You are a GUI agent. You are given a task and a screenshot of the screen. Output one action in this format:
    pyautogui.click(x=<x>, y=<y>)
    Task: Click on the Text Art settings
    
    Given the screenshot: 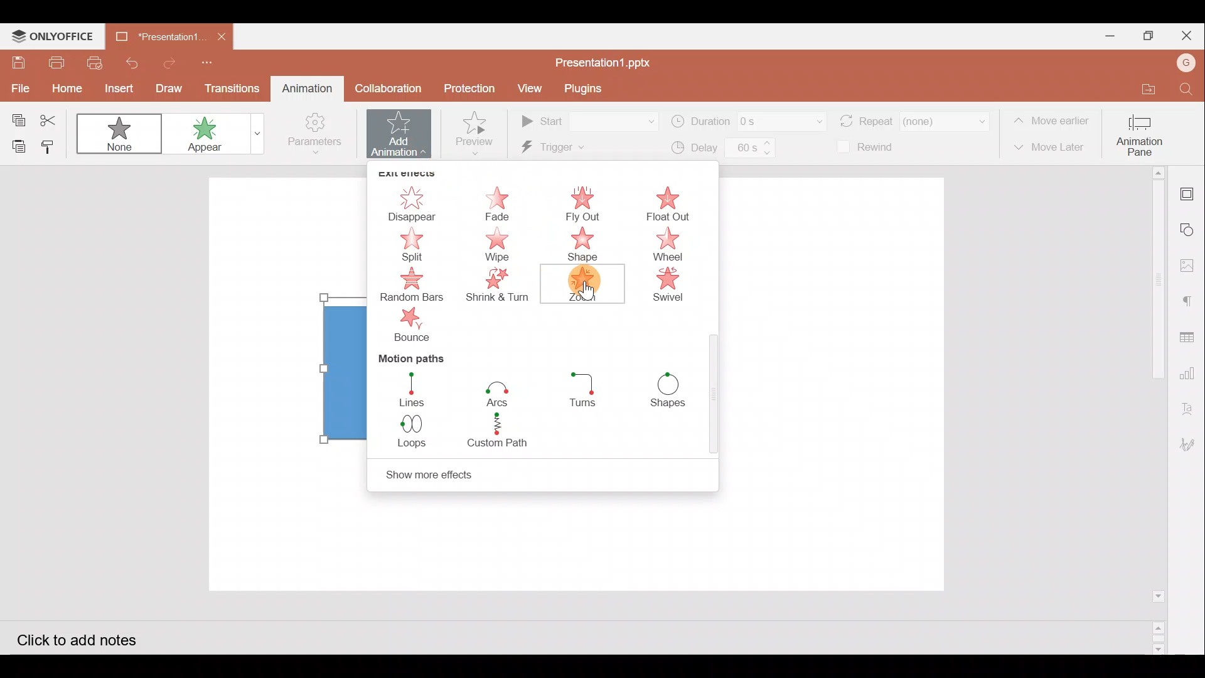 What is the action you would take?
    pyautogui.click(x=1191, y=404)
    